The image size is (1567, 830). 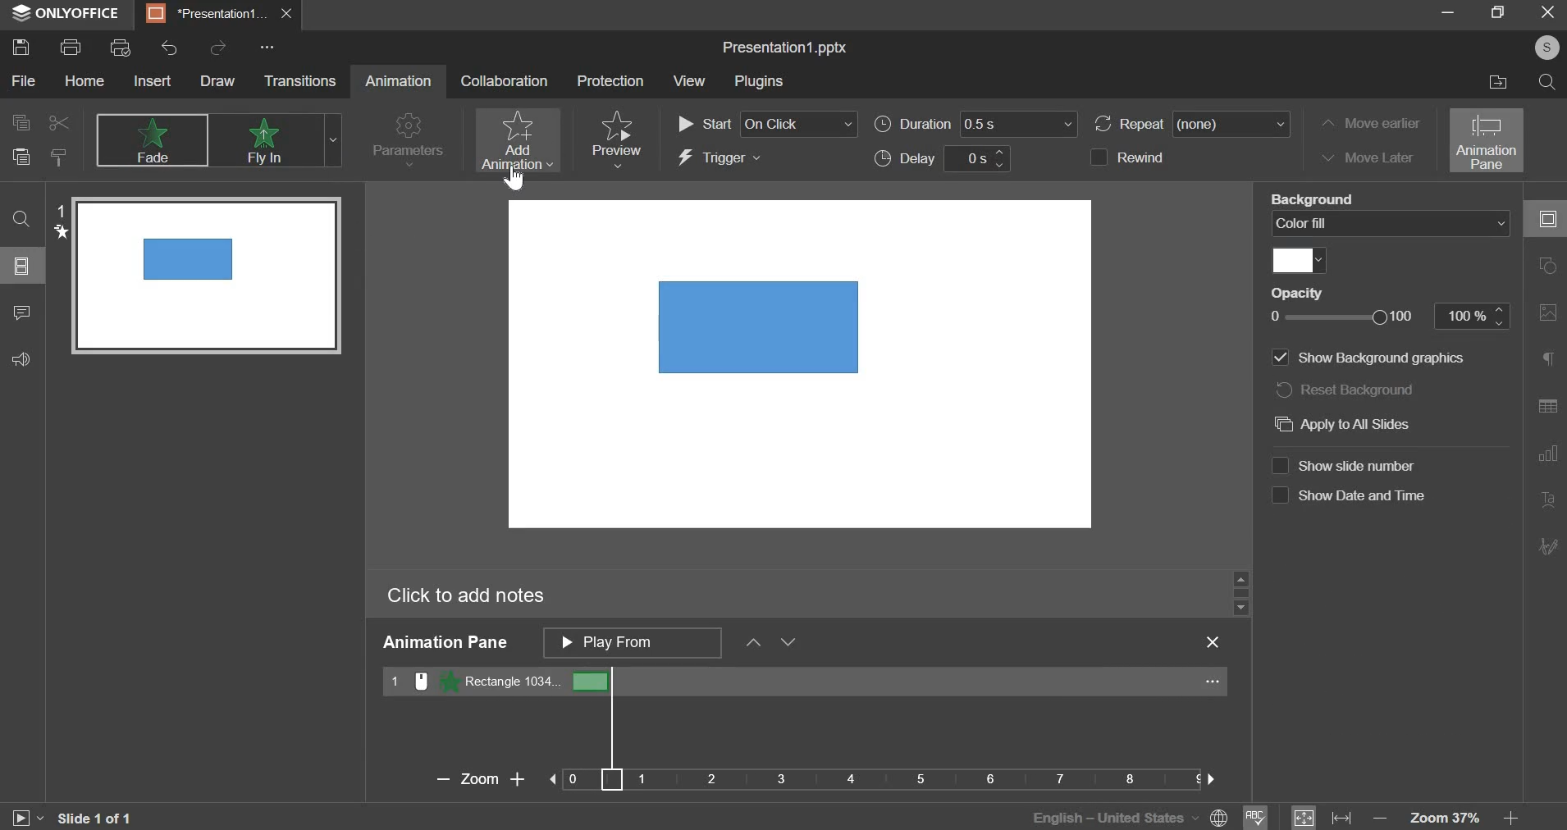 What do you see at coordinates (753, 644) in the screenshot?
I see `up` at bounding box center [753, 644].